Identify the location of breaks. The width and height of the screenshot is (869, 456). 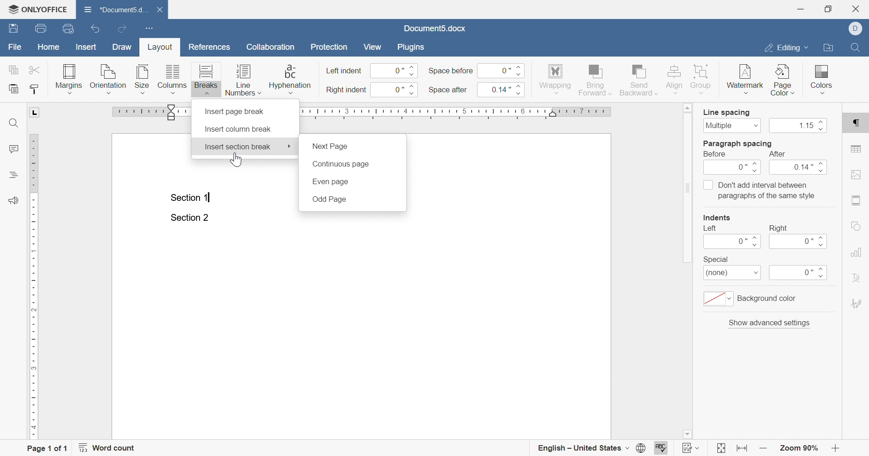
(206, 79).